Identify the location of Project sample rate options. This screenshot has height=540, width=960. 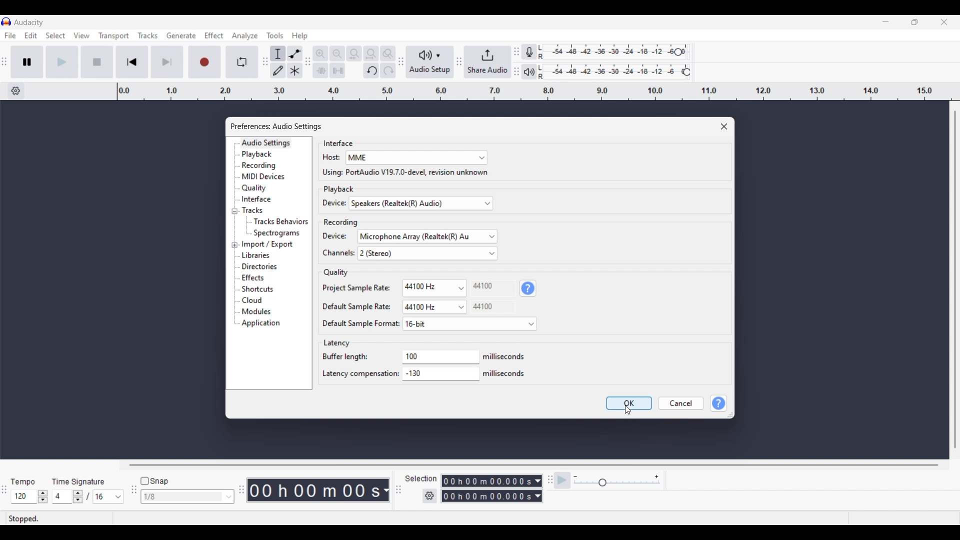
(433, 286).